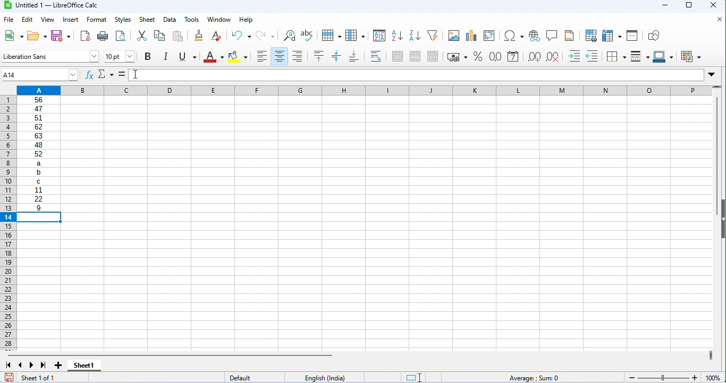 Image resolution: width=726 pixels, height=383 pixels. What do you see at coordinates (165, 56) in the screenshot?
I see `italics` at bounding box center [165, 56].